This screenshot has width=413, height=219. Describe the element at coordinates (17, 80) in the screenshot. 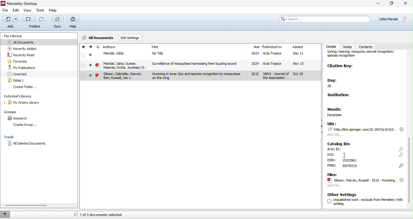

I see `folder 1` at that location.